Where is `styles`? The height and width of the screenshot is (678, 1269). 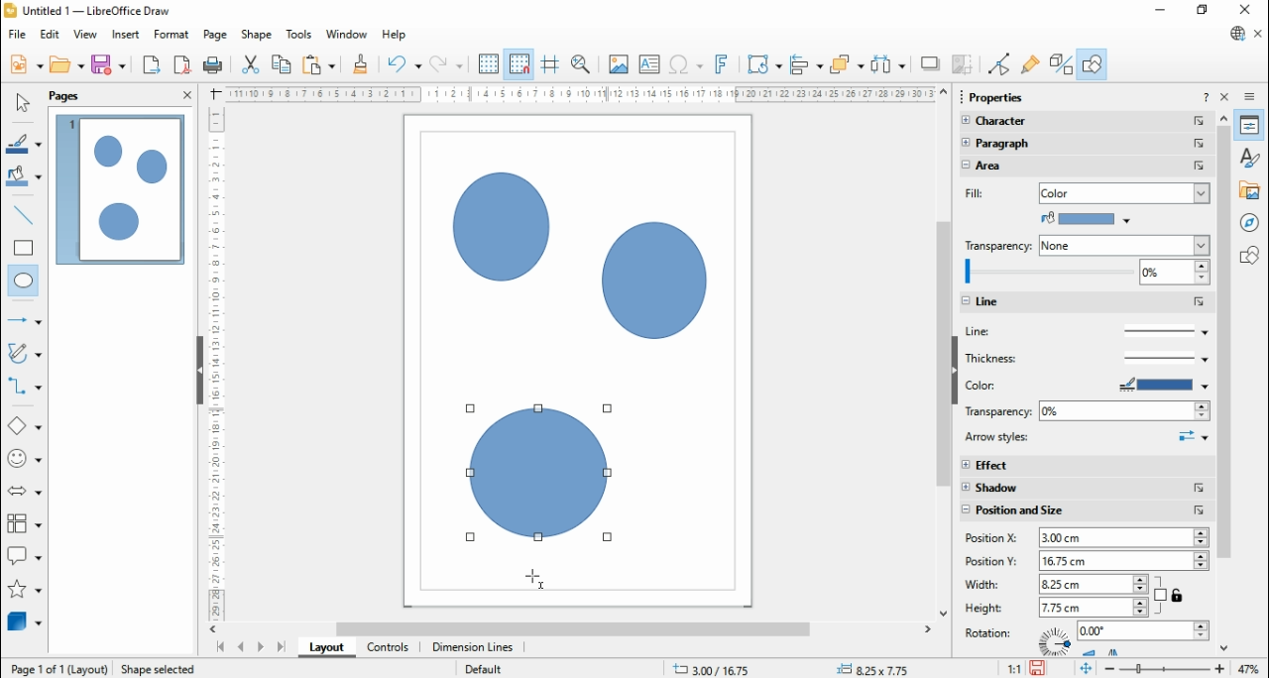
styles is located at coordinates (1251, 156).